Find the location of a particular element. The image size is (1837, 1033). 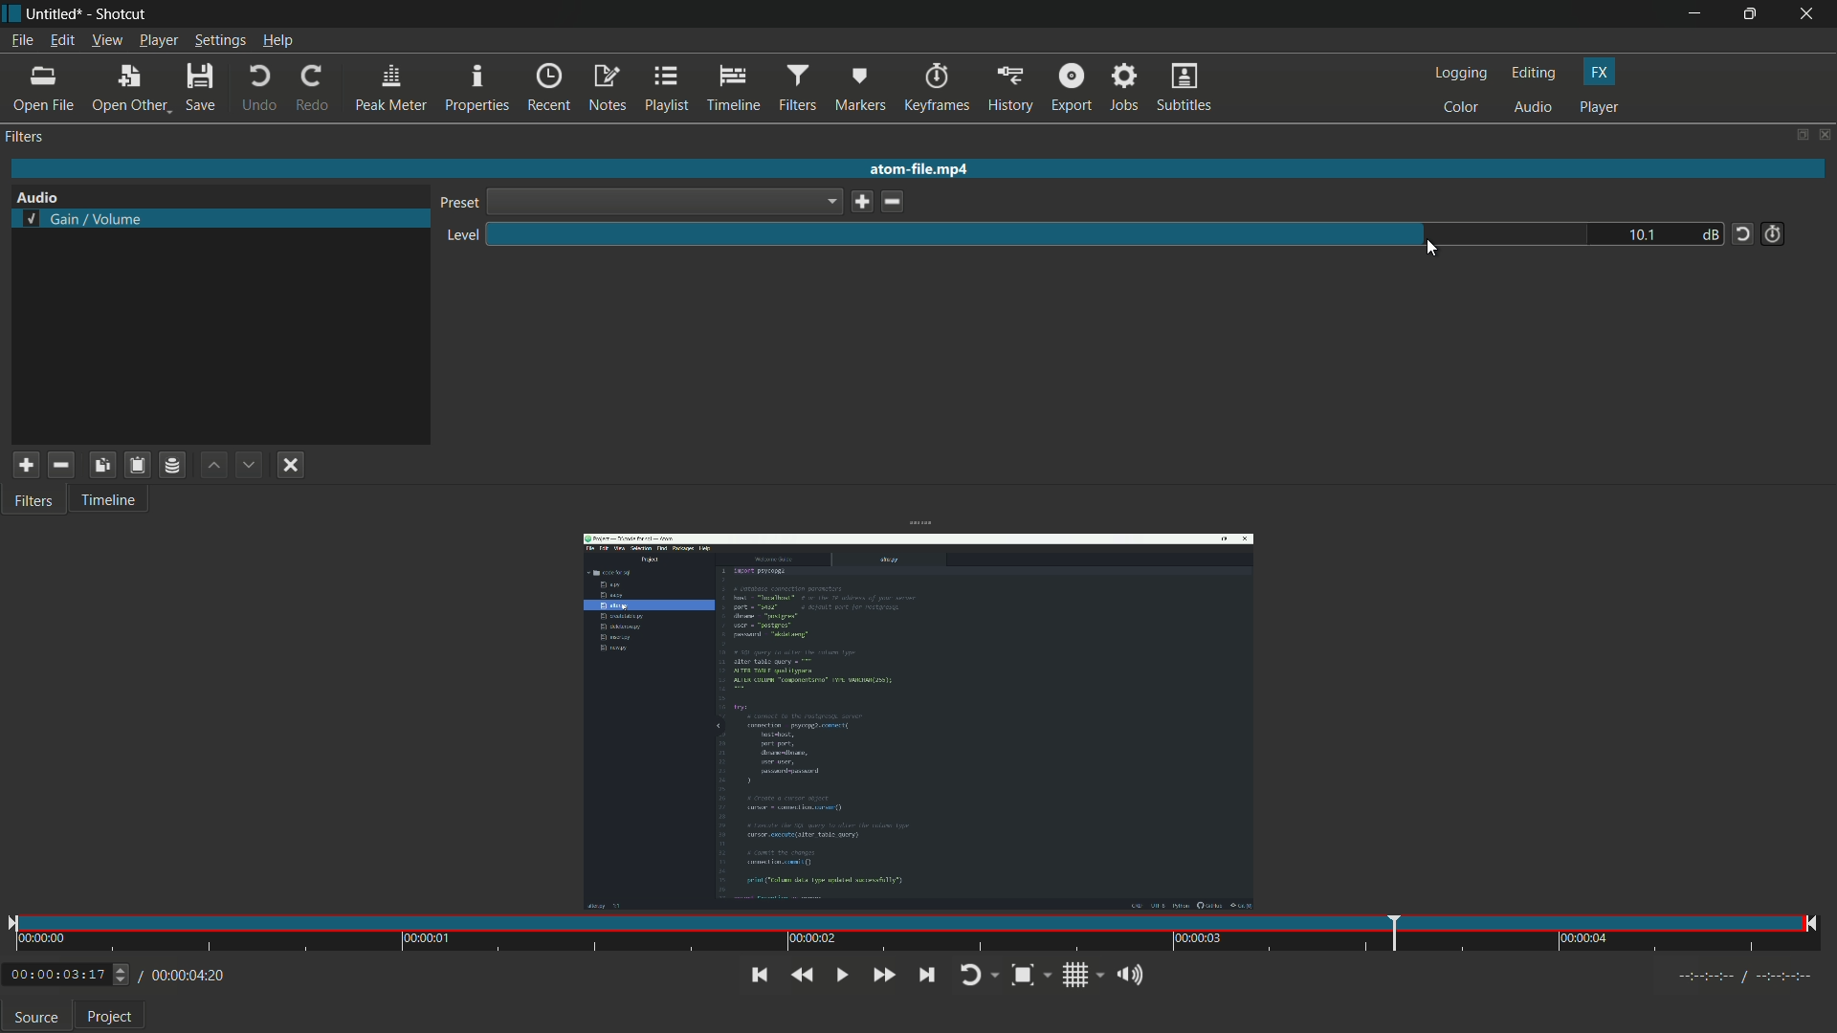

add filter is located at coordinates (25, 465).